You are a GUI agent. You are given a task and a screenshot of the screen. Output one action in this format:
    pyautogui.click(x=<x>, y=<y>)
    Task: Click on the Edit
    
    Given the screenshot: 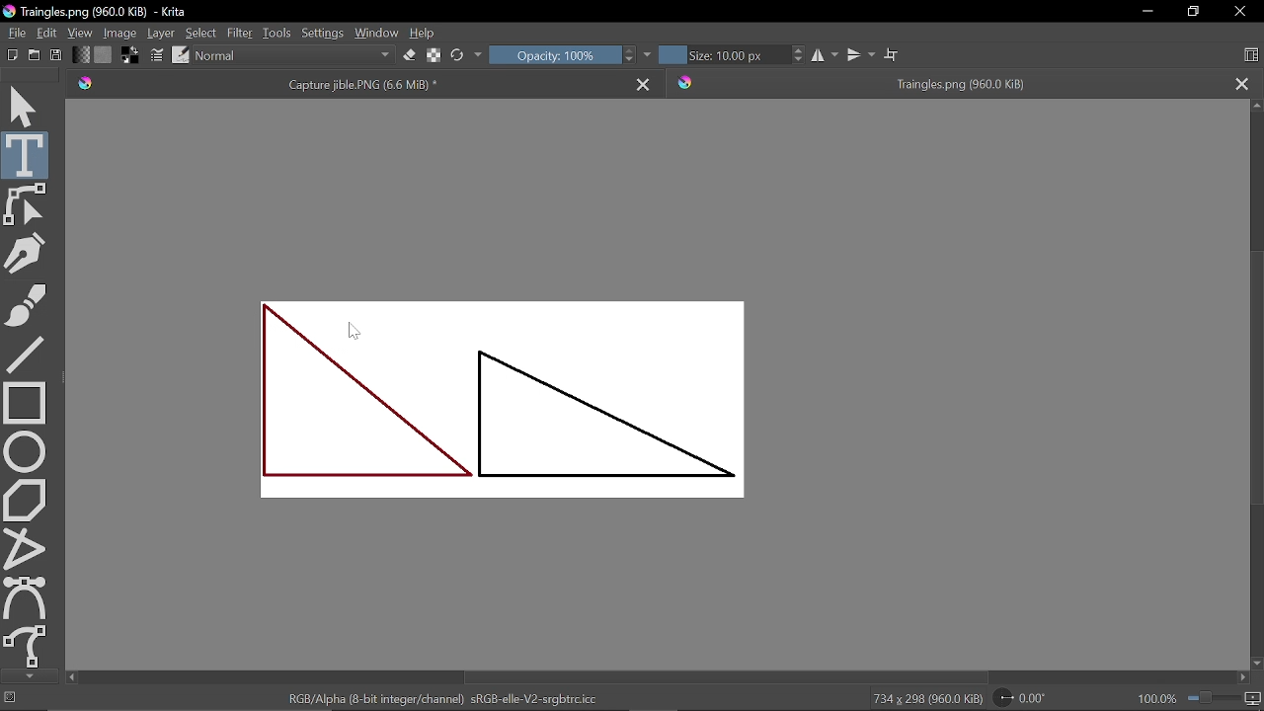 What is the action you would take?
    pyautogui.click(x=47, y=32)
    